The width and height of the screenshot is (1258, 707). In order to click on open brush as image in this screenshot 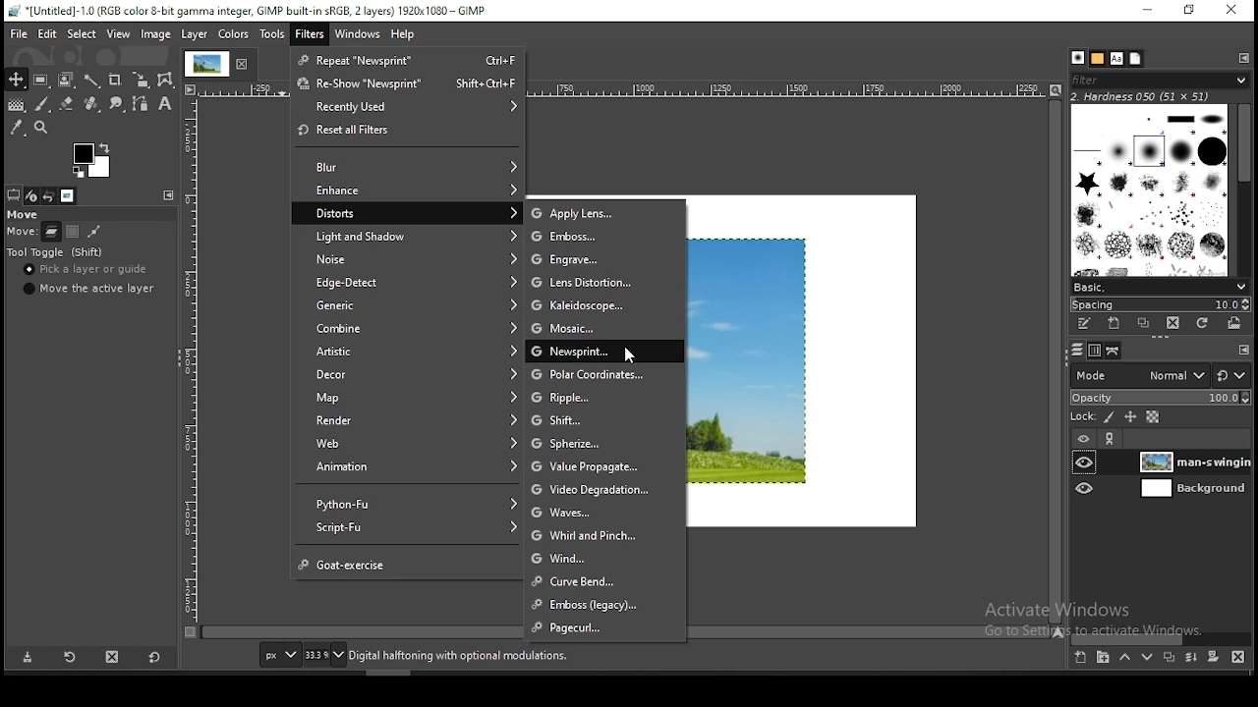, I will do `click(1238, 326)`.